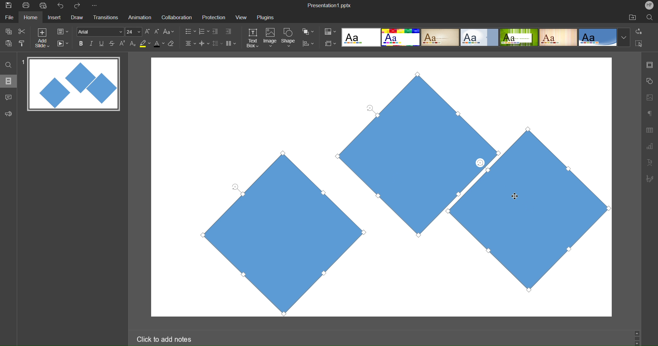 This screenshot has width=658, height=346. What do you see at coordinates (649, 178) in the screenshot?
I see `Signature` at bounding box center [649, 178].